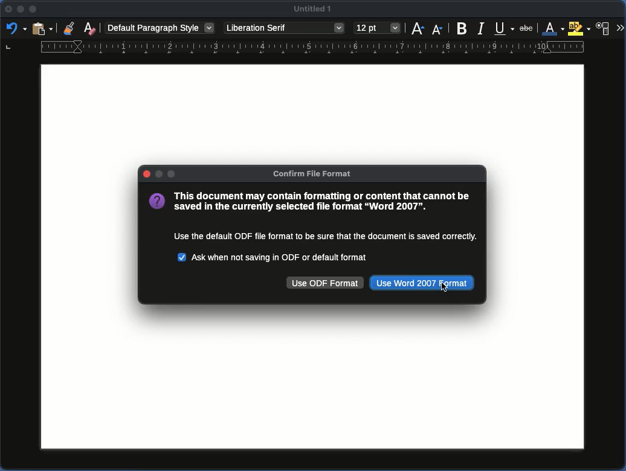 This screenshot has height=471, width=626. What do you see at coordinates (34, 10) in the screenshot?
I see `Minimize` at bounding box center [34, 10].